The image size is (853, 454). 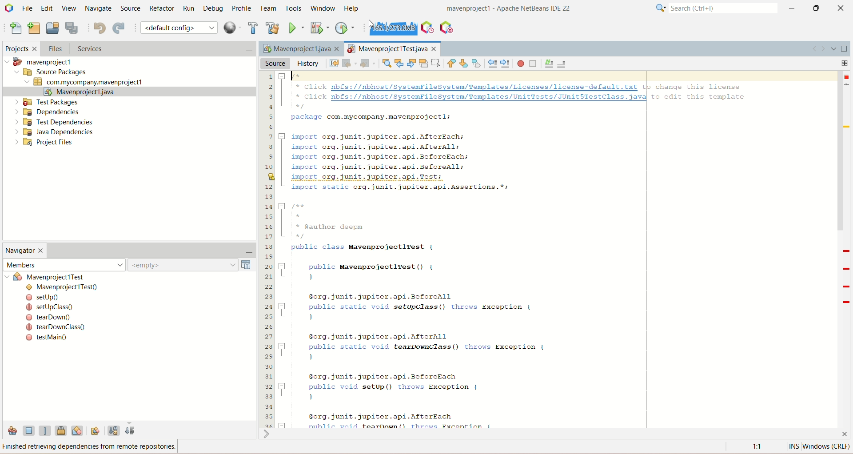 What do you see at coordinates (848, 249) in the screenshot?
I see `Scrollbar` at bounding box center [848, 249].